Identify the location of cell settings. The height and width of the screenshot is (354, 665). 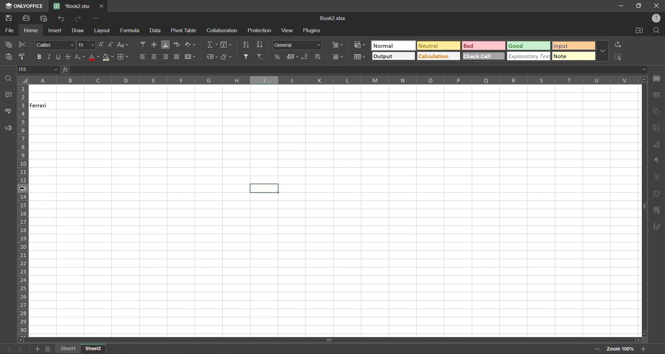
(657, 78).